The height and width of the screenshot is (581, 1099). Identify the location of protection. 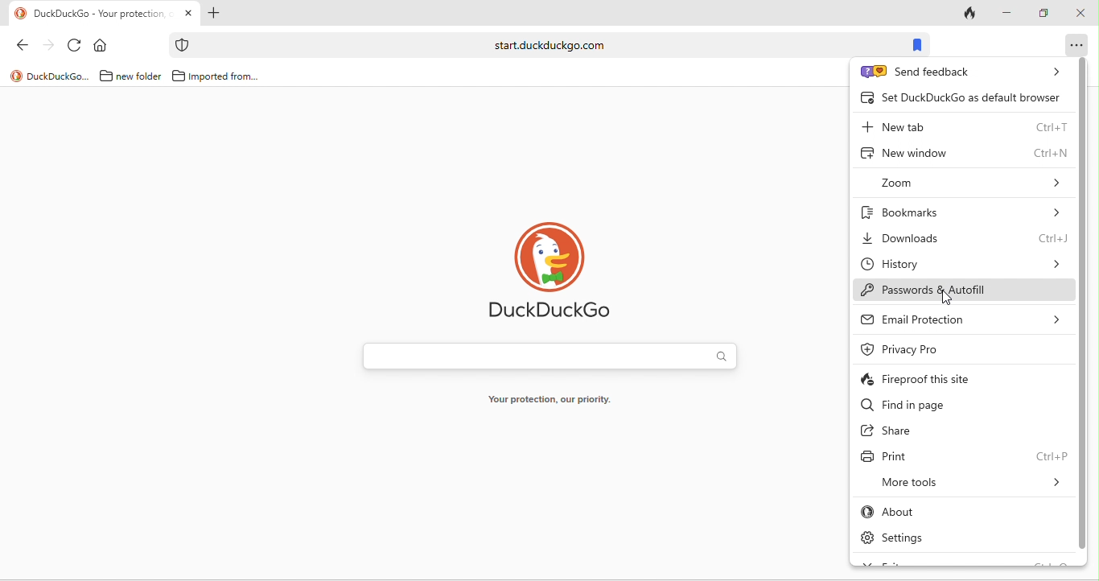
(181, 45).